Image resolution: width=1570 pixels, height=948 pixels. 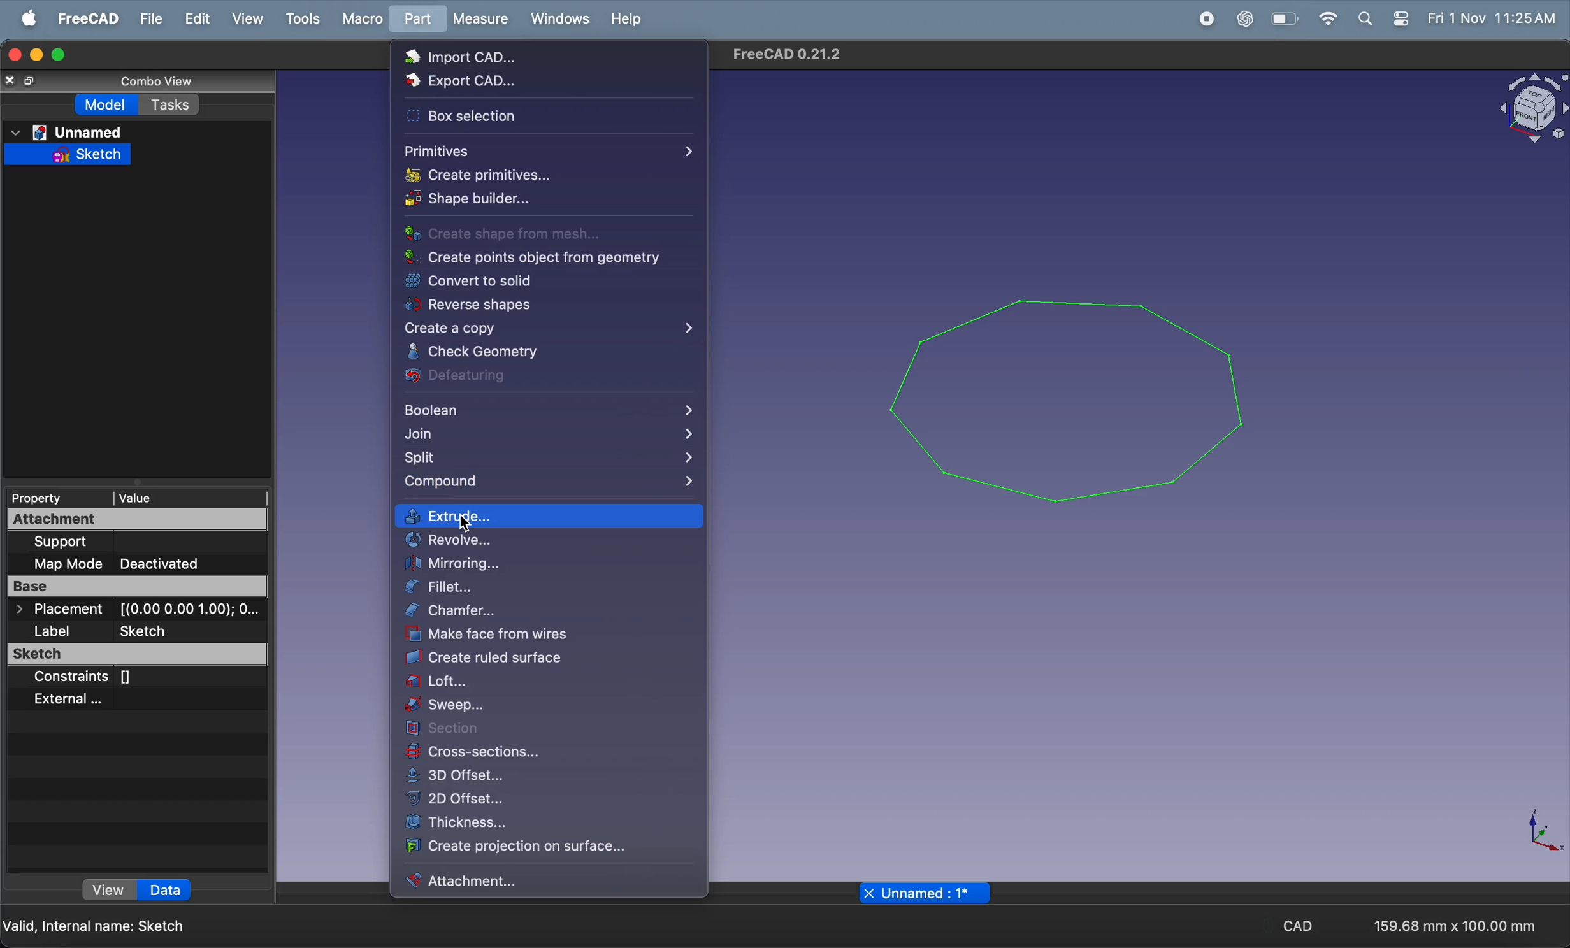 What do you see at coordinates (1324, 18) in the screenshot?
I see `wifi` at bounding box center [1324, 18].